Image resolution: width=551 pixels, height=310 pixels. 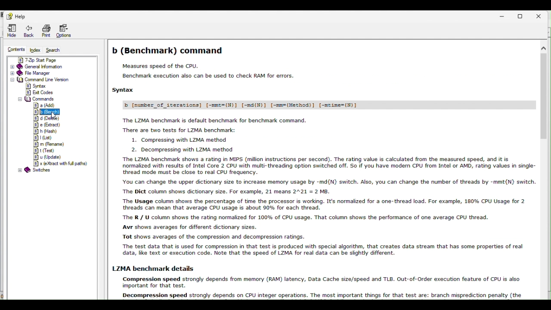 What do you see at coordinates (542, 16) in the screenshot?
I see `Close` at bounding box center [542, 16].